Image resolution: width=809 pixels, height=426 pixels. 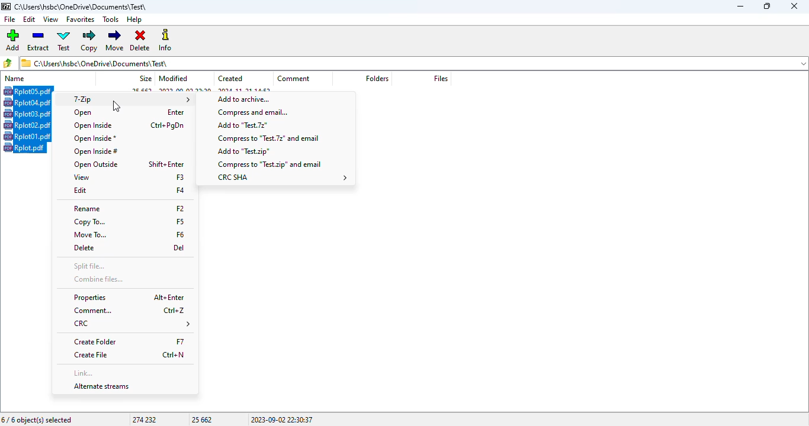 I want to click on open inside*, so click(x=95, y=138).